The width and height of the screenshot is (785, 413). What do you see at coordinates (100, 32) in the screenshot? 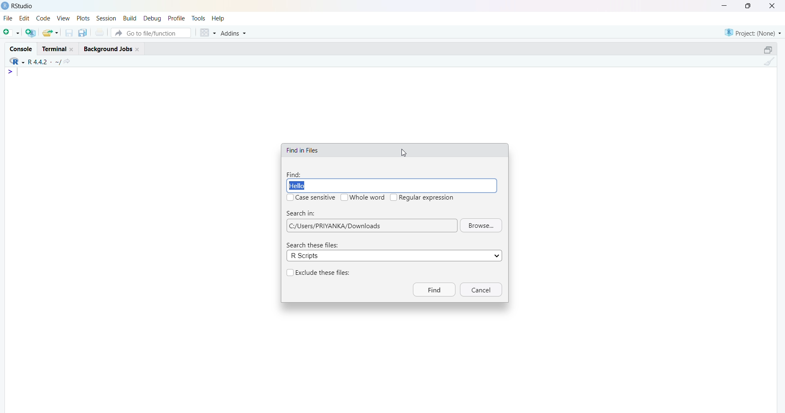
I see `print` at bounding box center [100, 32].